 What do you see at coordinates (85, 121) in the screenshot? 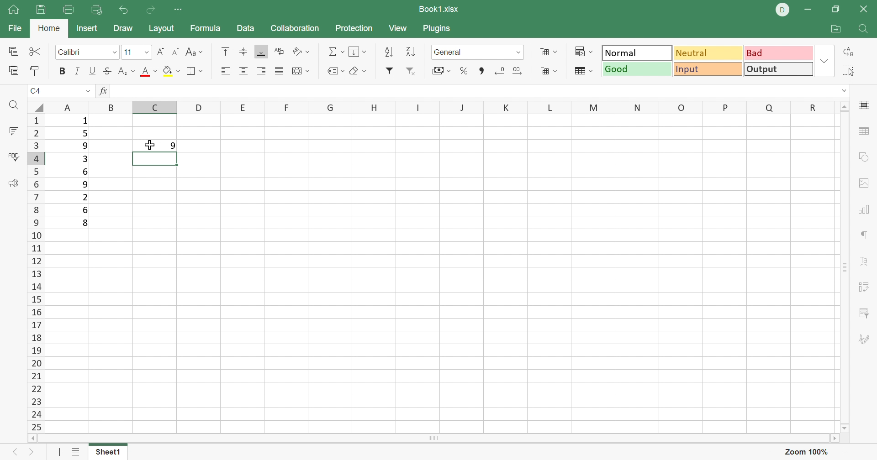
I see `1` at bounding box center [85, 121].